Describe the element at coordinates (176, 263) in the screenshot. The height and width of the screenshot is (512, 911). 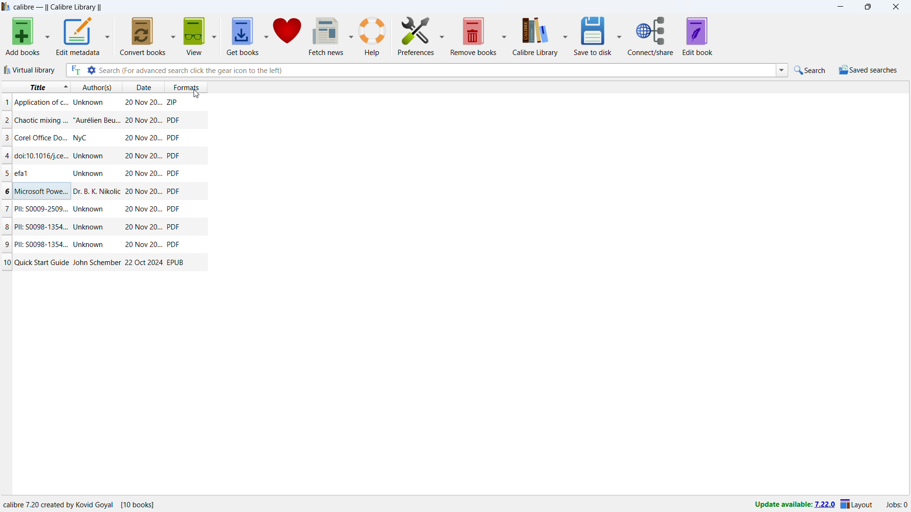
I see `EPUB` at that location.